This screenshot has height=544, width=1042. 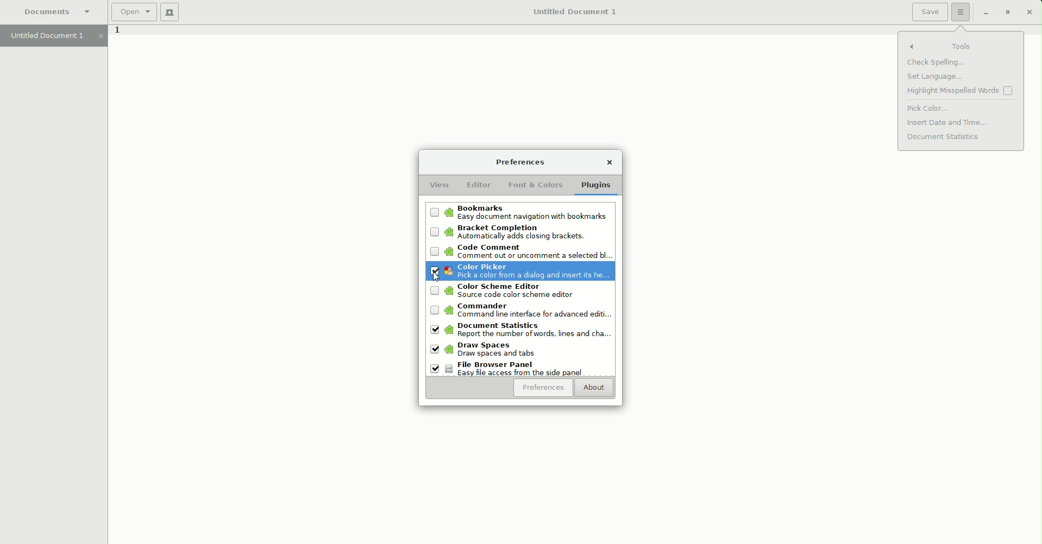 What do you see at coordinates (983, 14) in the screenshot?
I see `Restore` at bounding box center [983, 14].